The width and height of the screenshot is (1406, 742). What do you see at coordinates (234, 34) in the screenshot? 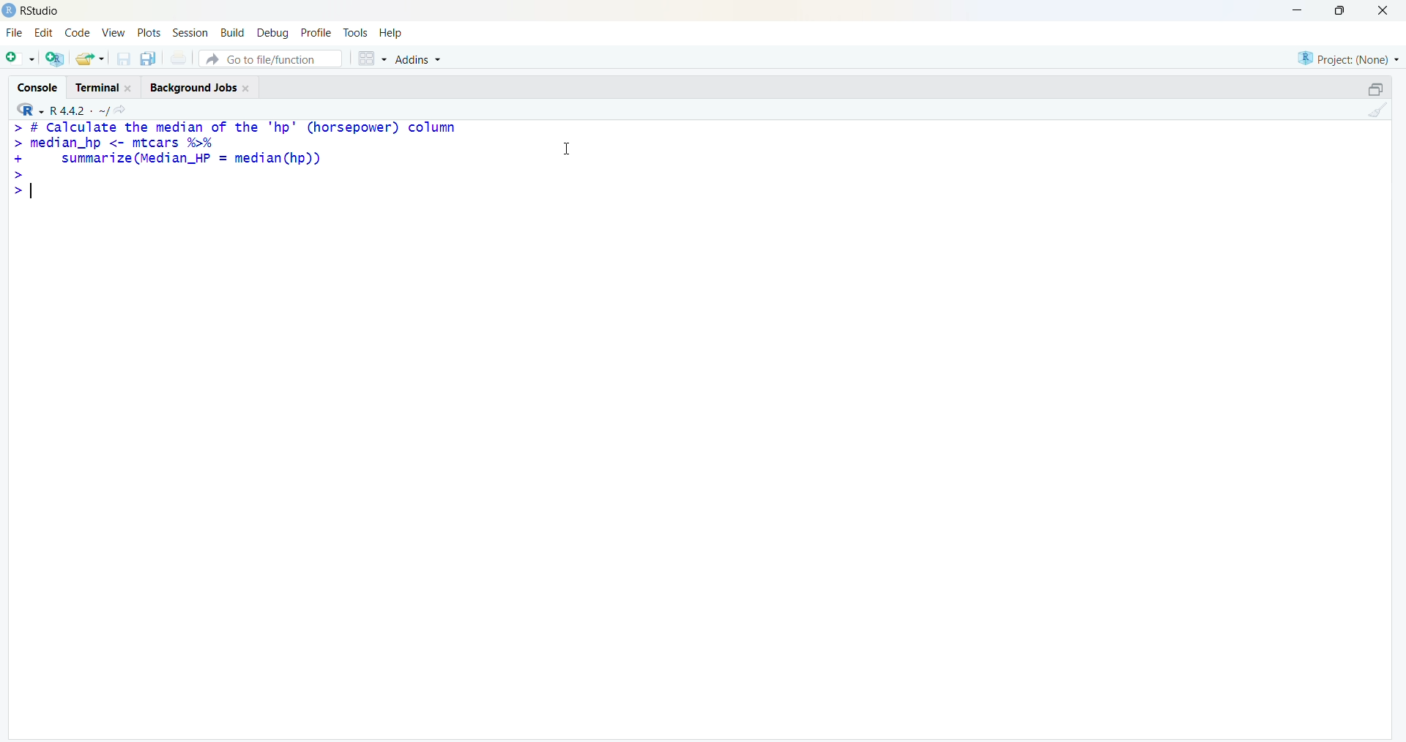
I see `Build ` at bounding box center [234, 34].